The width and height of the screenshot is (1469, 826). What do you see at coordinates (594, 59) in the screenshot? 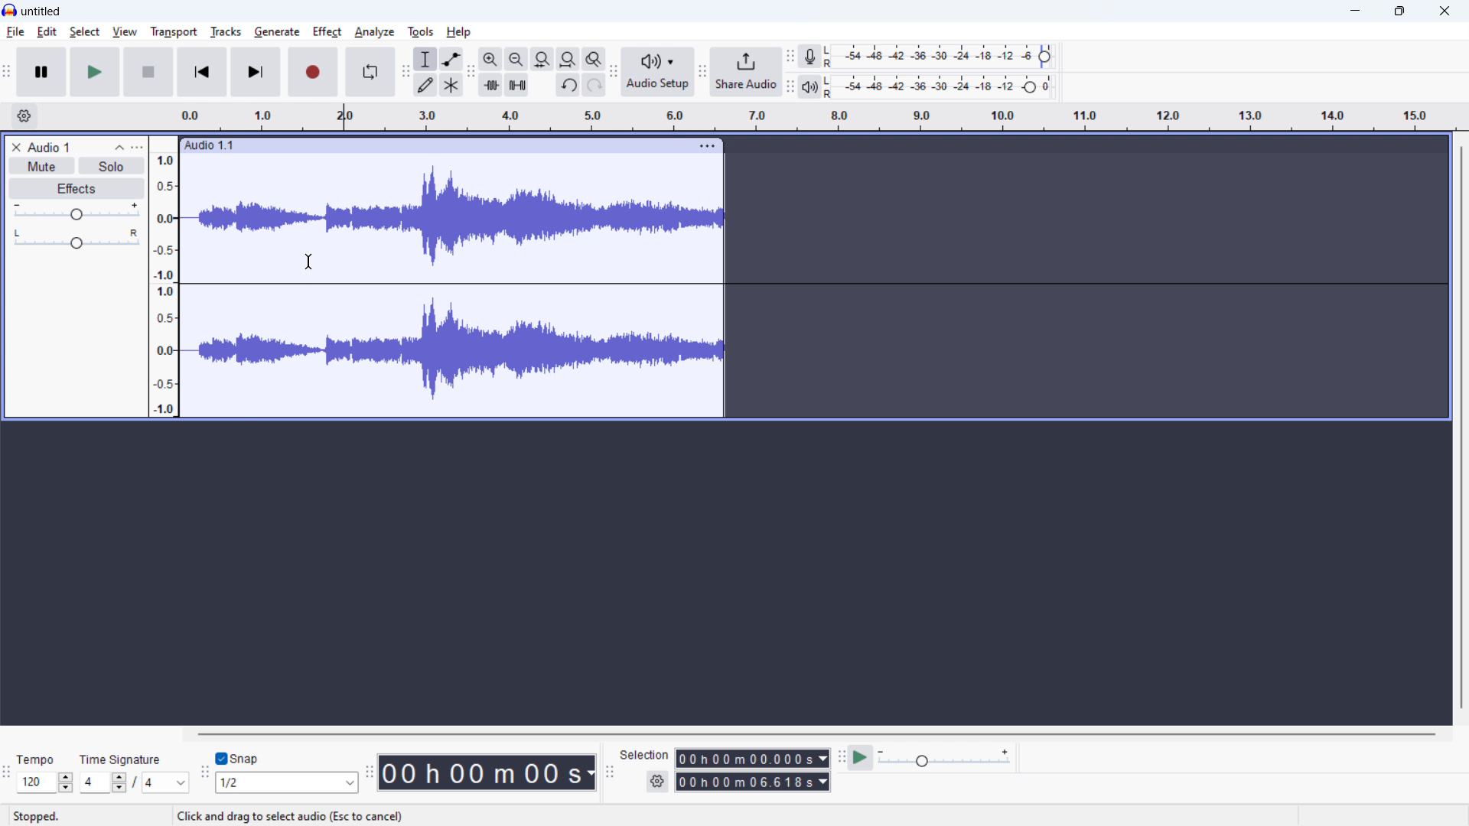
I see `toggle zoom` at bounding box center [594, 59].